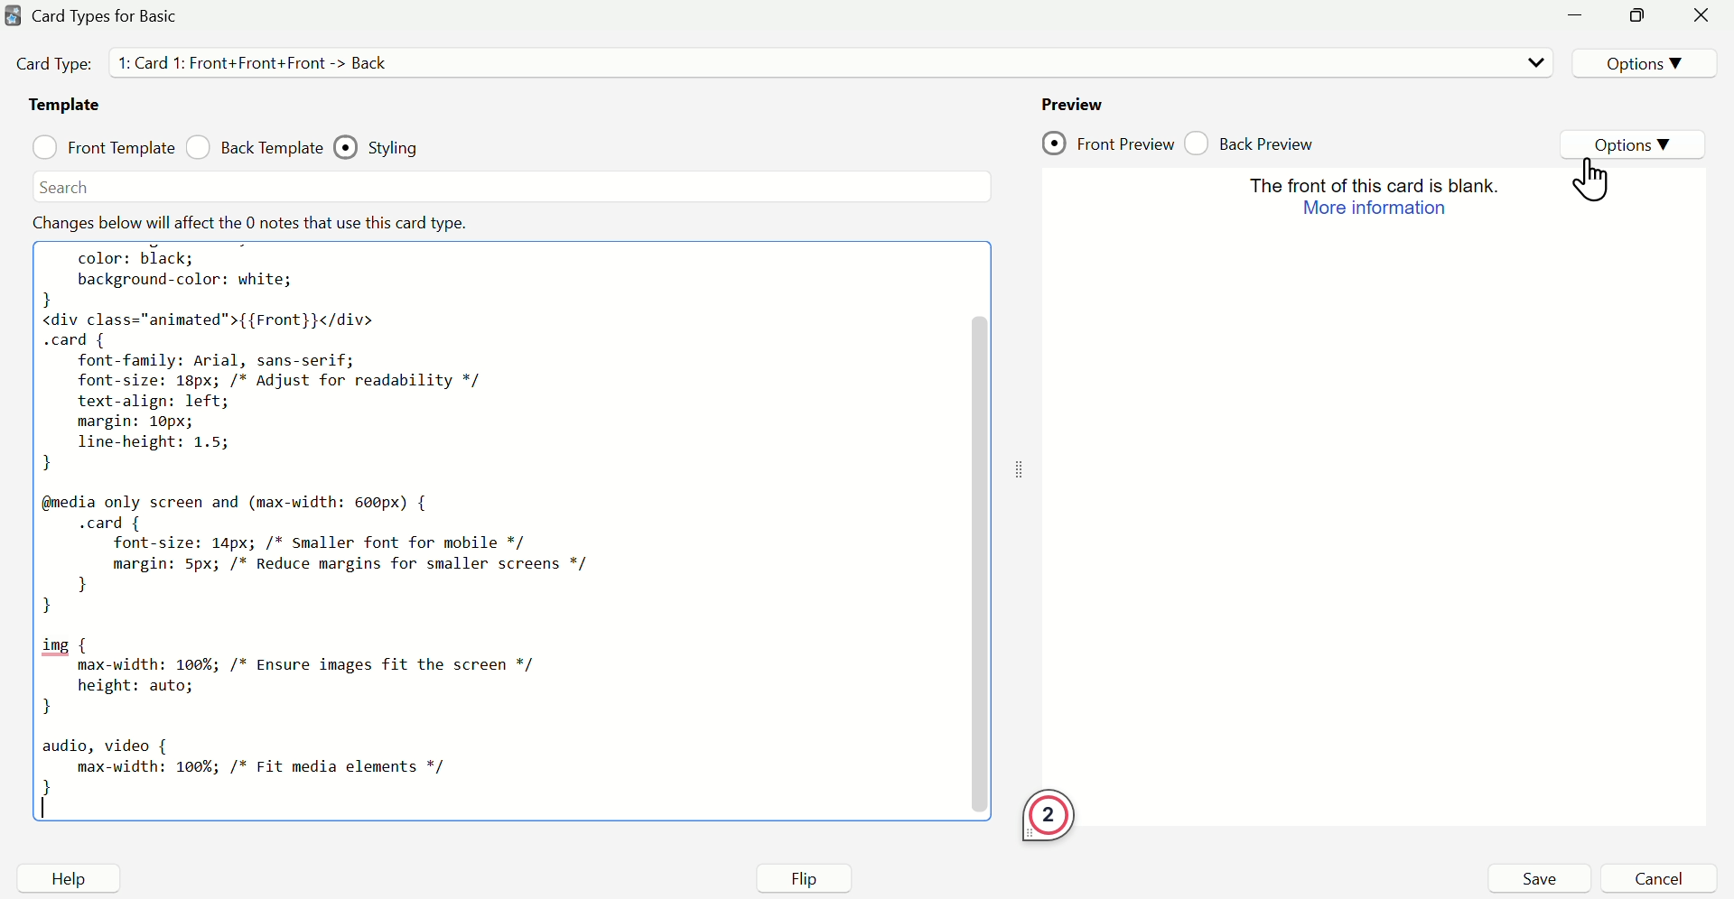 Image resolution: width=1734 pixels, height=899 pixels. Describe the element at coordinates (1072, 100) in the screenshot. I see `Preview` at that location.